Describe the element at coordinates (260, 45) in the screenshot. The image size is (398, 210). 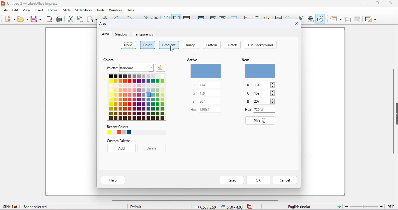
I see `use background` at that location.